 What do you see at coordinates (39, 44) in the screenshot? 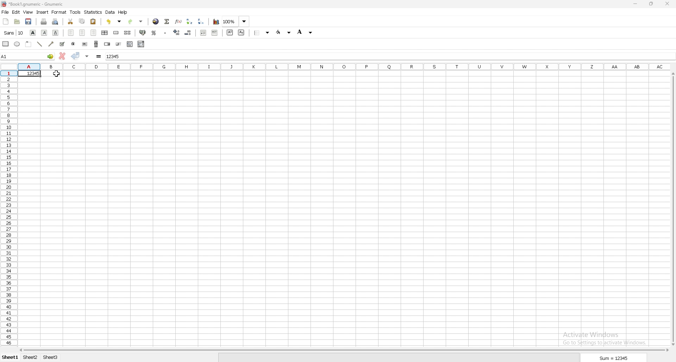
I see `line` at bounding box center [39, 44].